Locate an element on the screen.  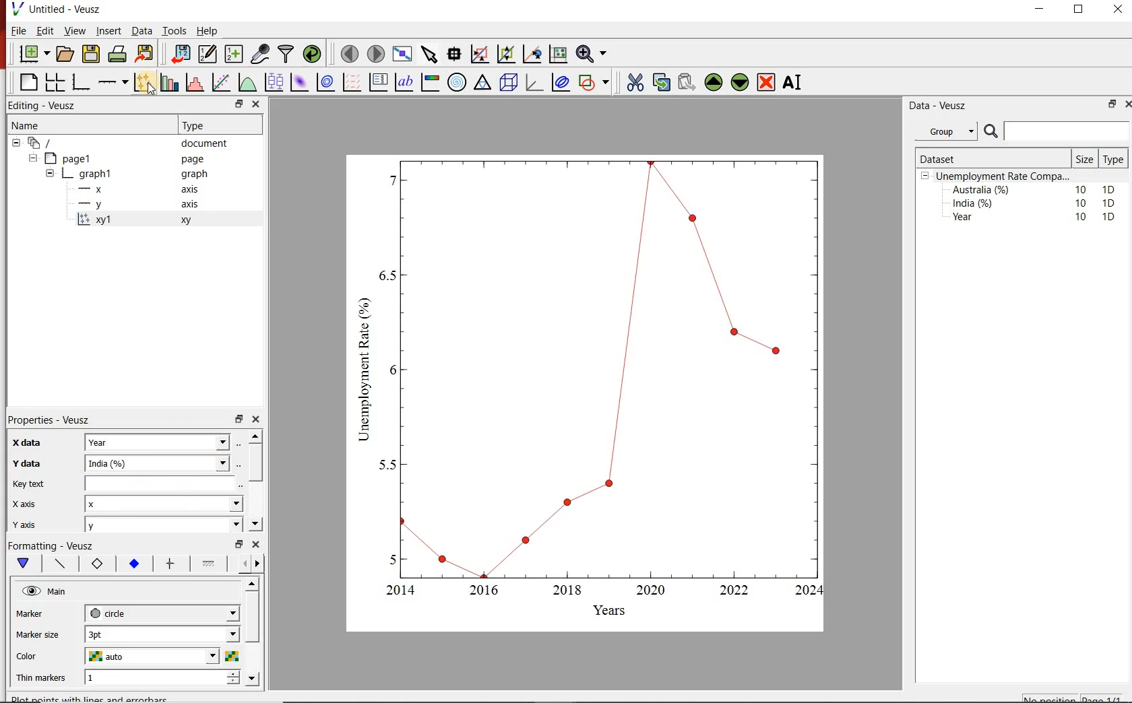
close is located at coordinates (257, 420).